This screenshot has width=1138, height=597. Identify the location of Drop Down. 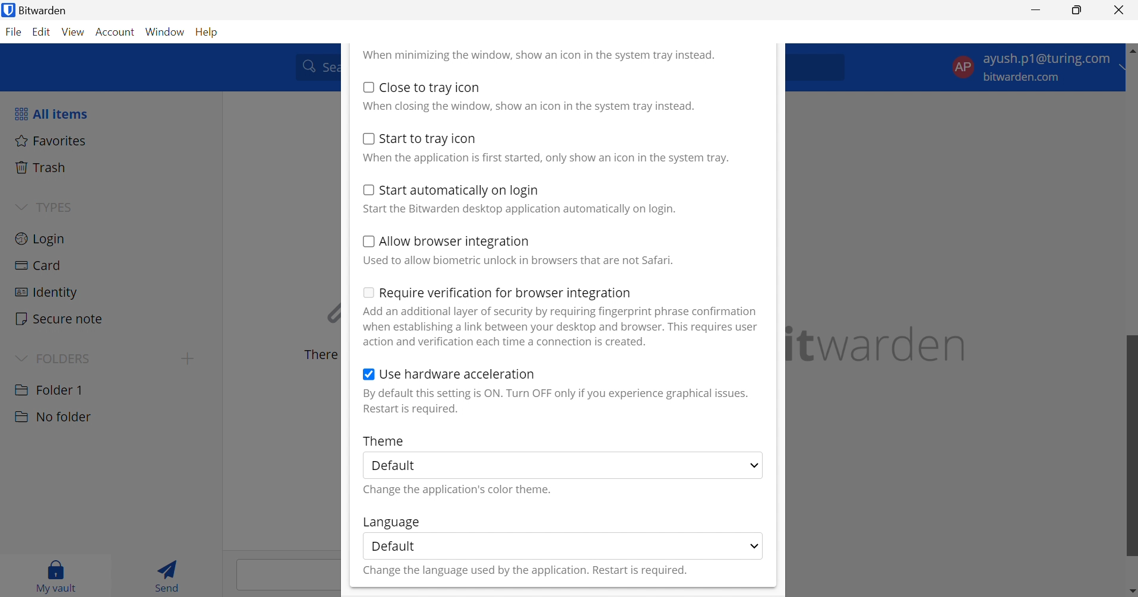
(755, 545).